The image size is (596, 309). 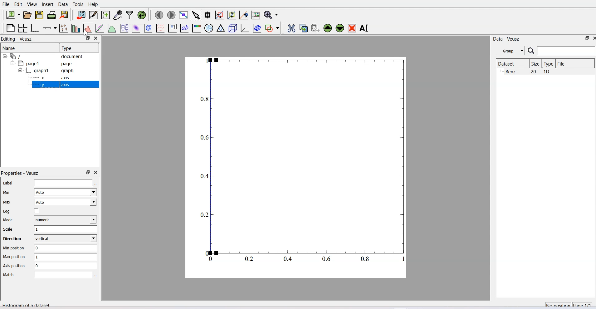 What do you see at coordinates (142, 15) in the screenshot?
I see `Reload linked dataset` at bounding box center [142, 15].